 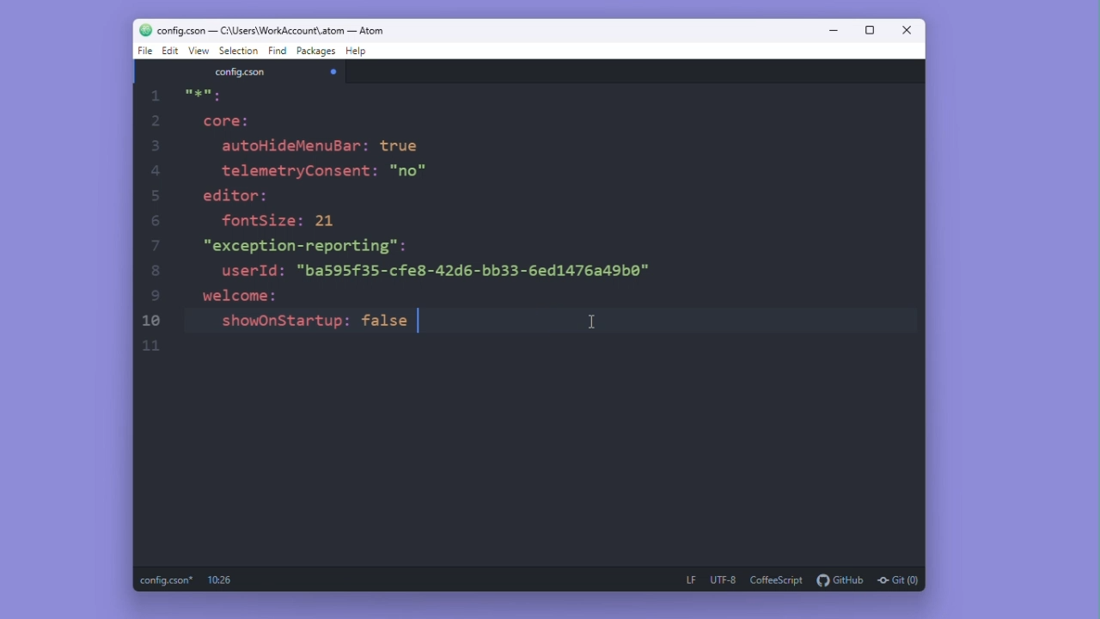 I want to click on coffeescript, so click(x=778, y=579).